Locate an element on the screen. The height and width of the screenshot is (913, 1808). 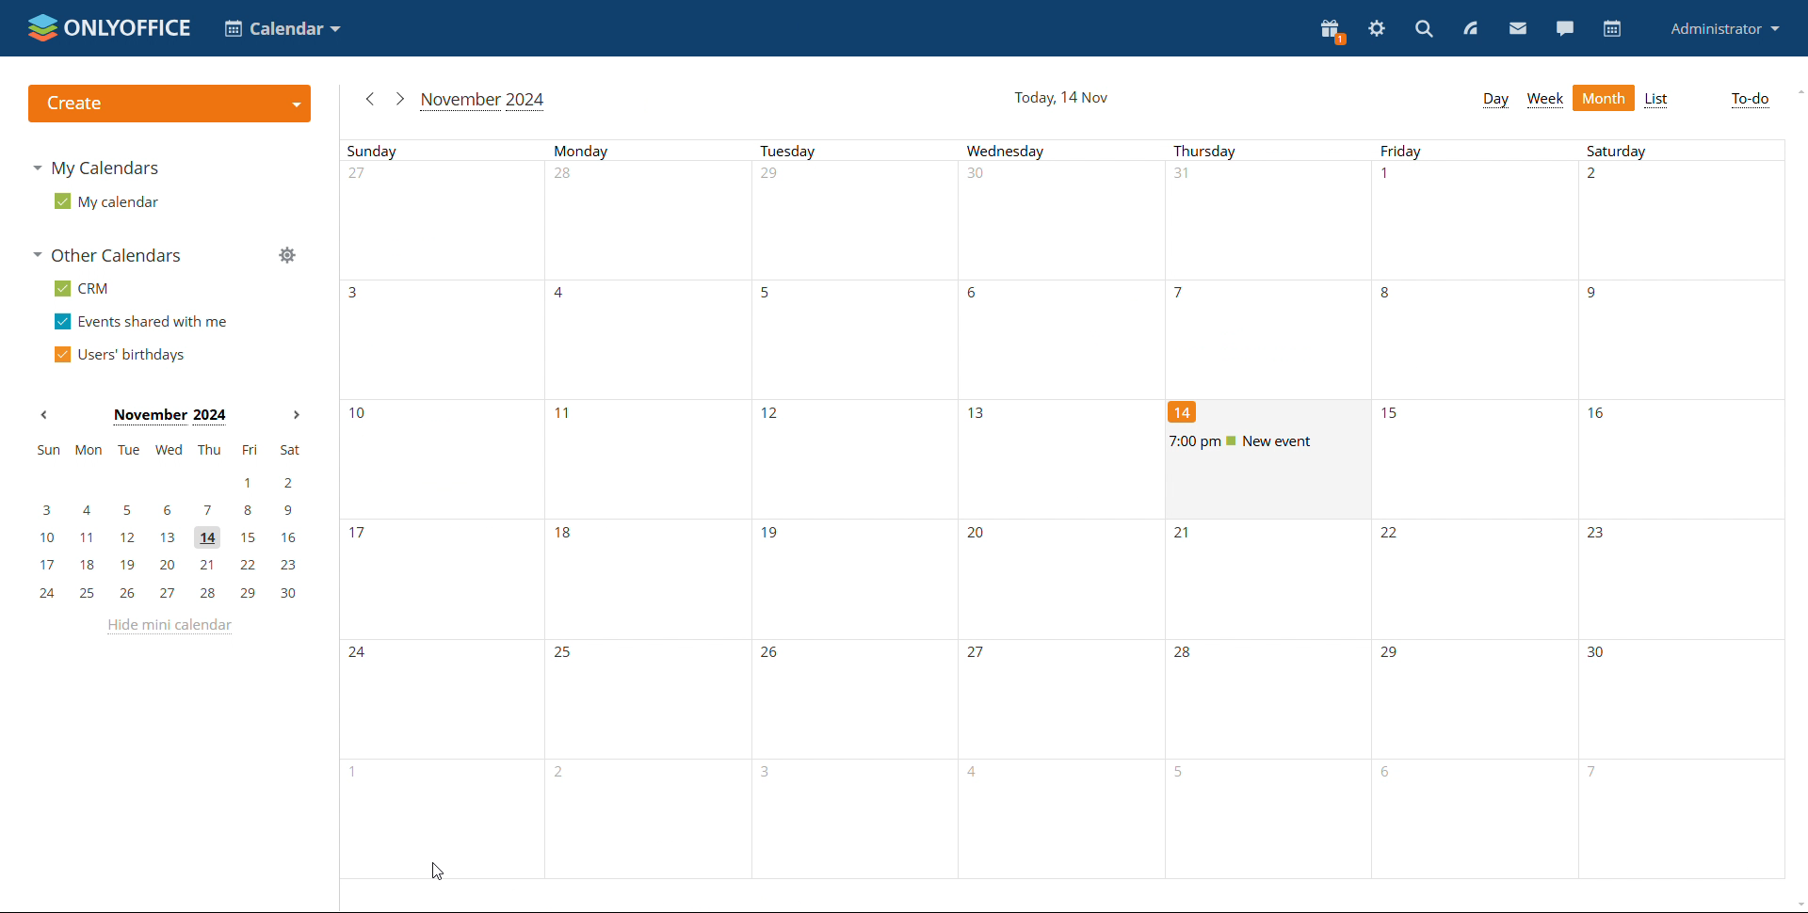
number is located at coordinates (1600, 655).